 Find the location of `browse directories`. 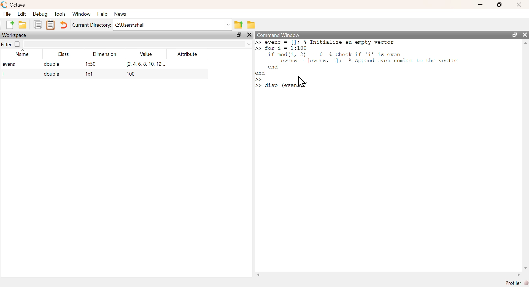

browse directories is located at coordinates (251, 25).